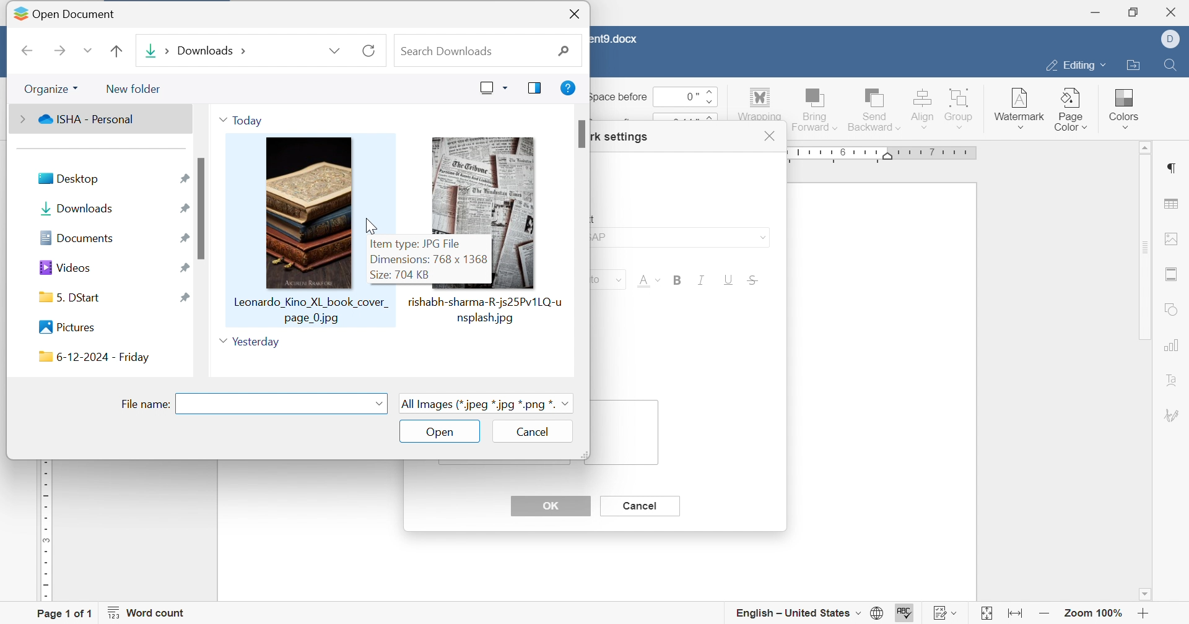 The width and height of the screenshot is (1189, 624). I want to click on signature settings, so click(1174, 415).